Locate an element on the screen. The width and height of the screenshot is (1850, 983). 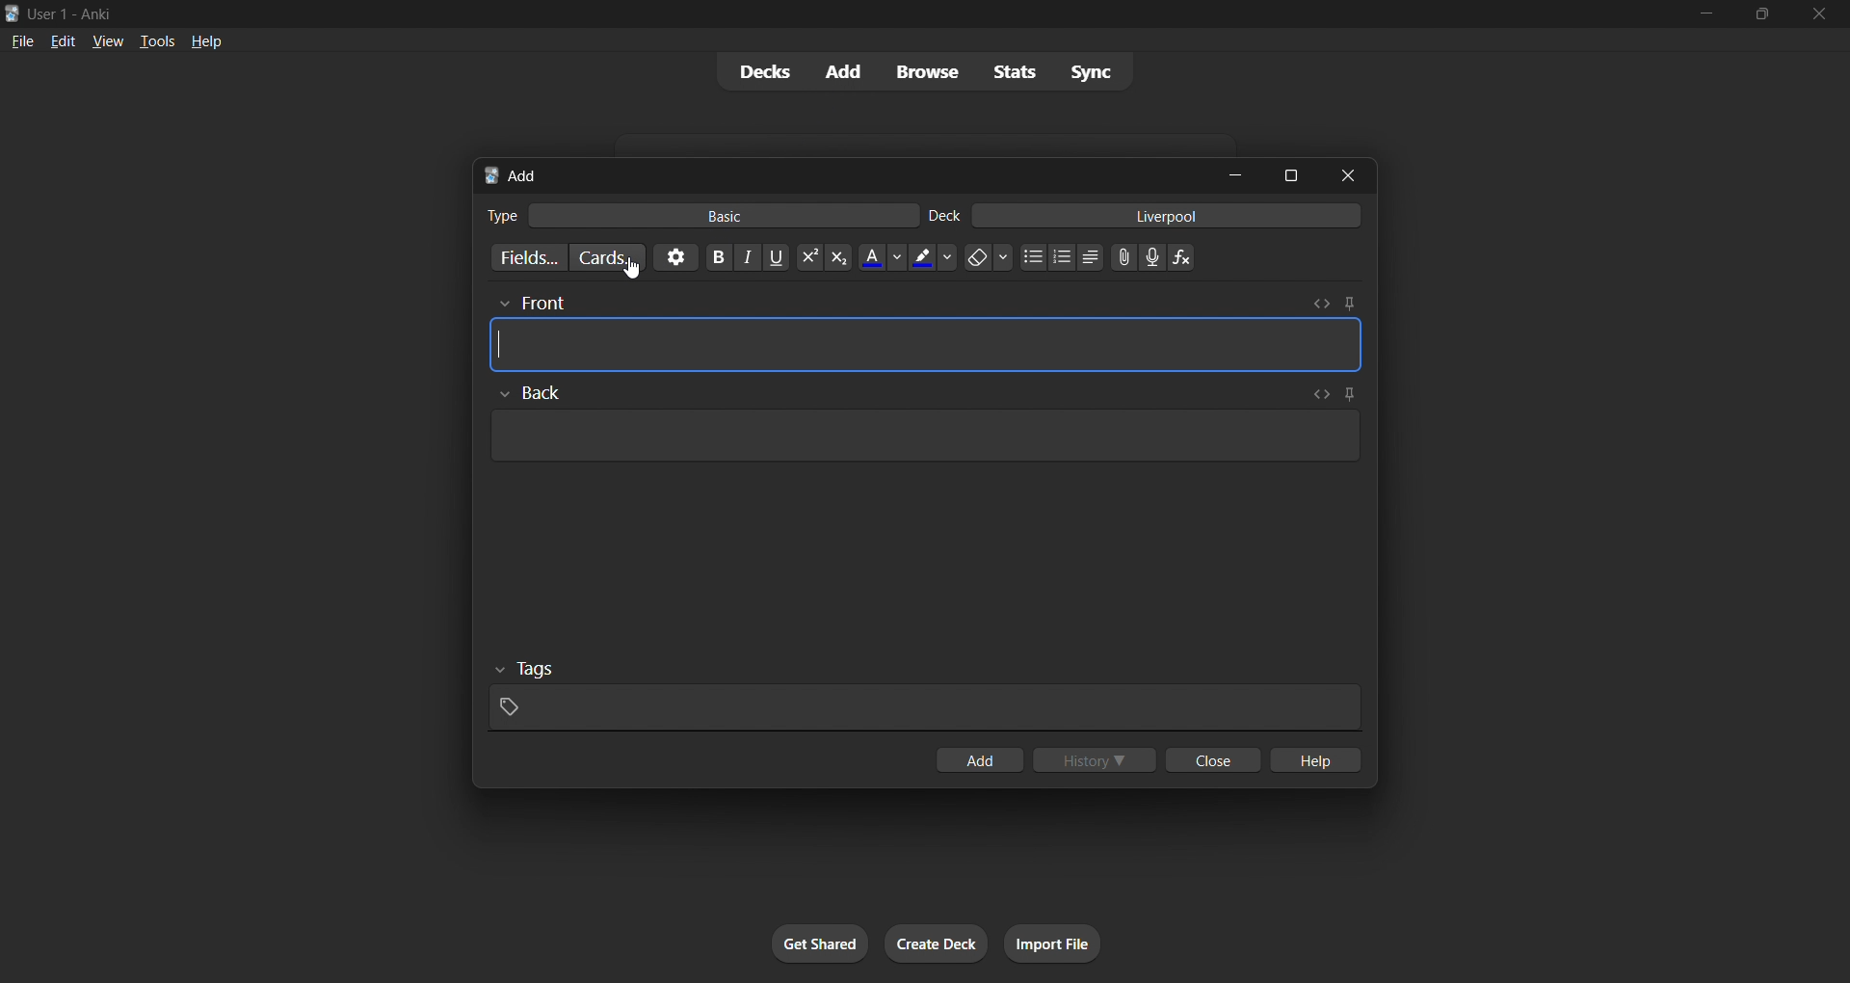
sync is located at coordinates (1088, 73).